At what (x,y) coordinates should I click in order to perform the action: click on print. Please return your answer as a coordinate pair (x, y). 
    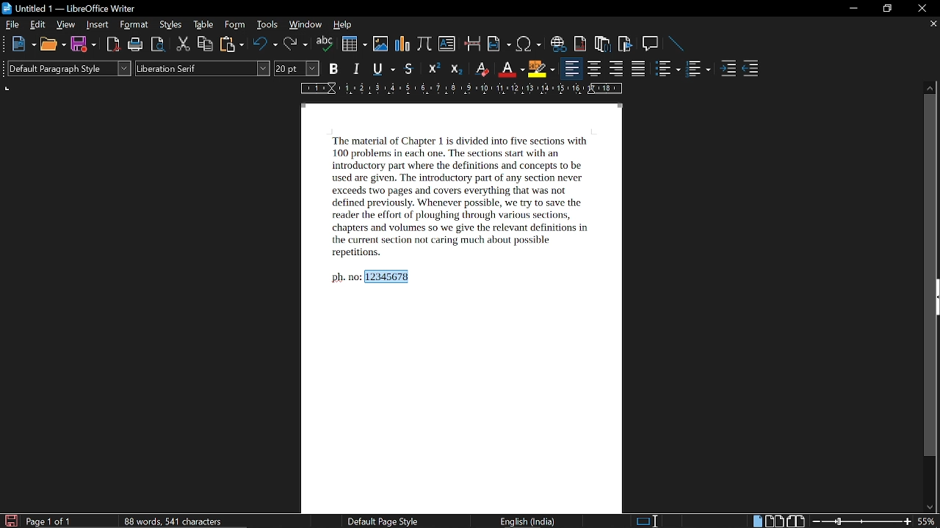
    Looking at the image, I should click on (134, 45).